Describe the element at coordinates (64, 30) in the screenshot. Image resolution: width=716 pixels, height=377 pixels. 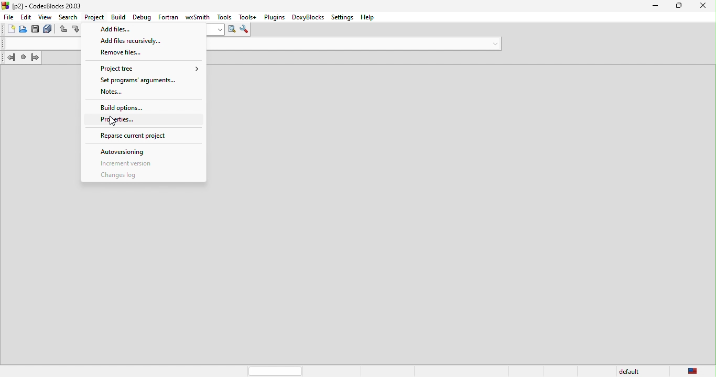
I see `undo` at that location.